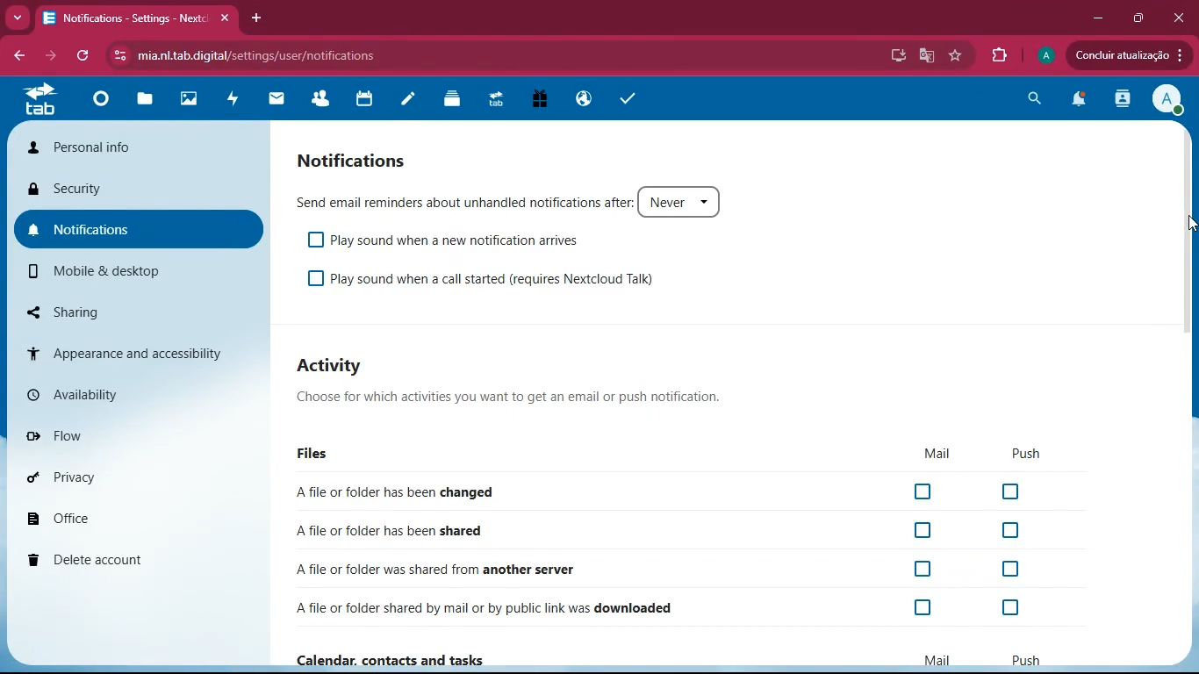 This screenshot has width=1199, height=674. Describe the element at coordinates (124, 18) in the screenshot. I see `tab` at that location.